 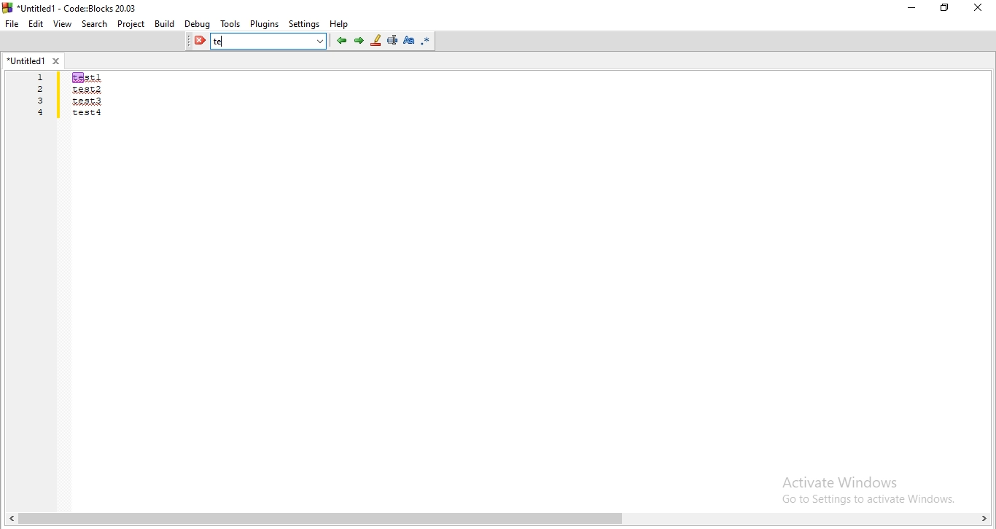 I want to click on test 1(highlighted te), so click(x=88, y=77).